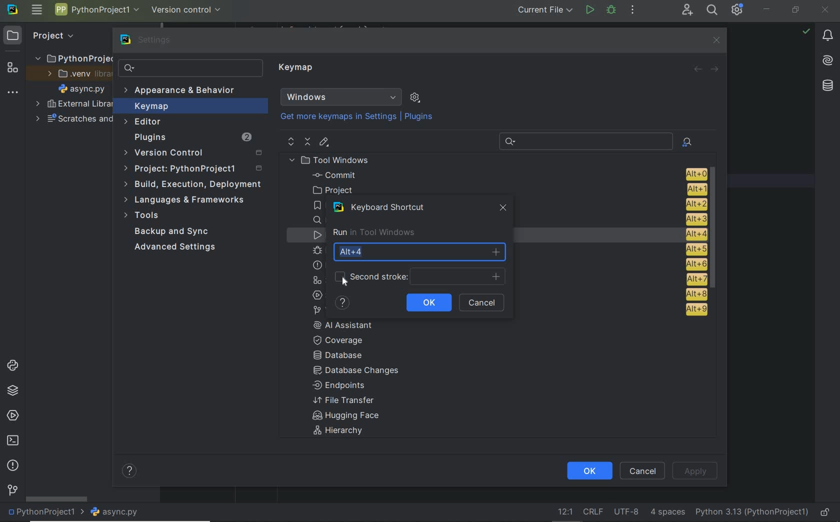 The image size is (840, 522). Describe the element at coordinates (806, 31) in the screenshot. I see `no problems` at that location.